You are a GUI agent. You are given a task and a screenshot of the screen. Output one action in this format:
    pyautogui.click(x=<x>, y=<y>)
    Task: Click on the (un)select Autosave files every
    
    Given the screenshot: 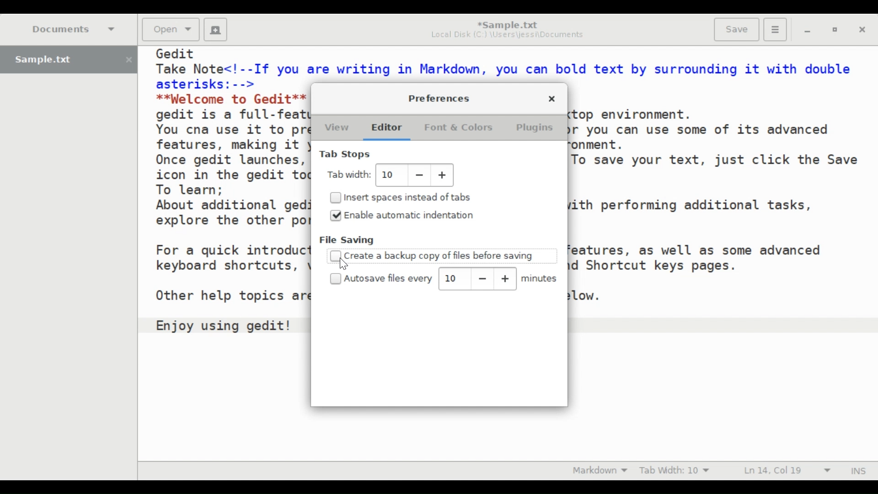 What is the action you would take?
    pyautogui.click(x=383, y=279)
    